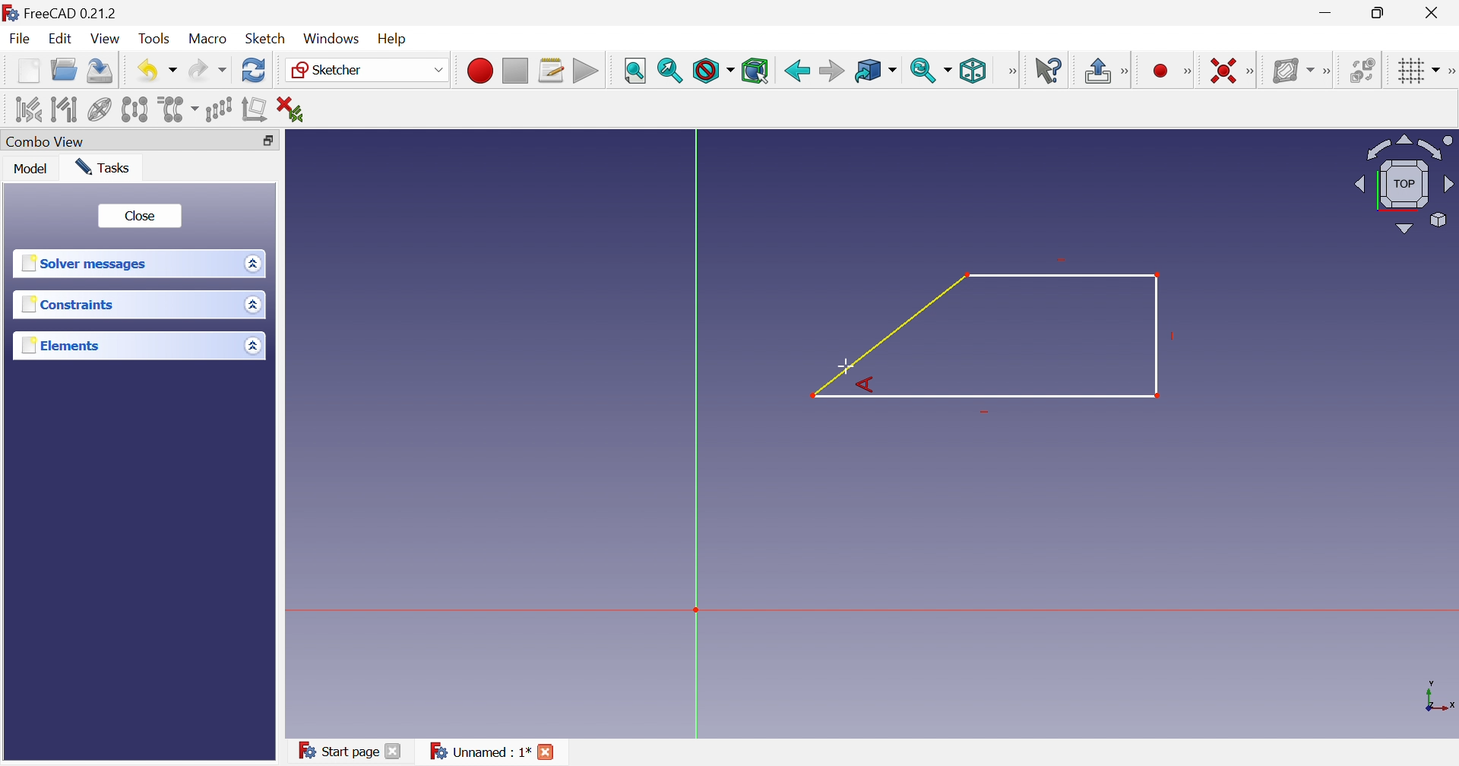  Describe the element at coordinates (896, 71) in the screenshot. I see `Drop Down` at that location.